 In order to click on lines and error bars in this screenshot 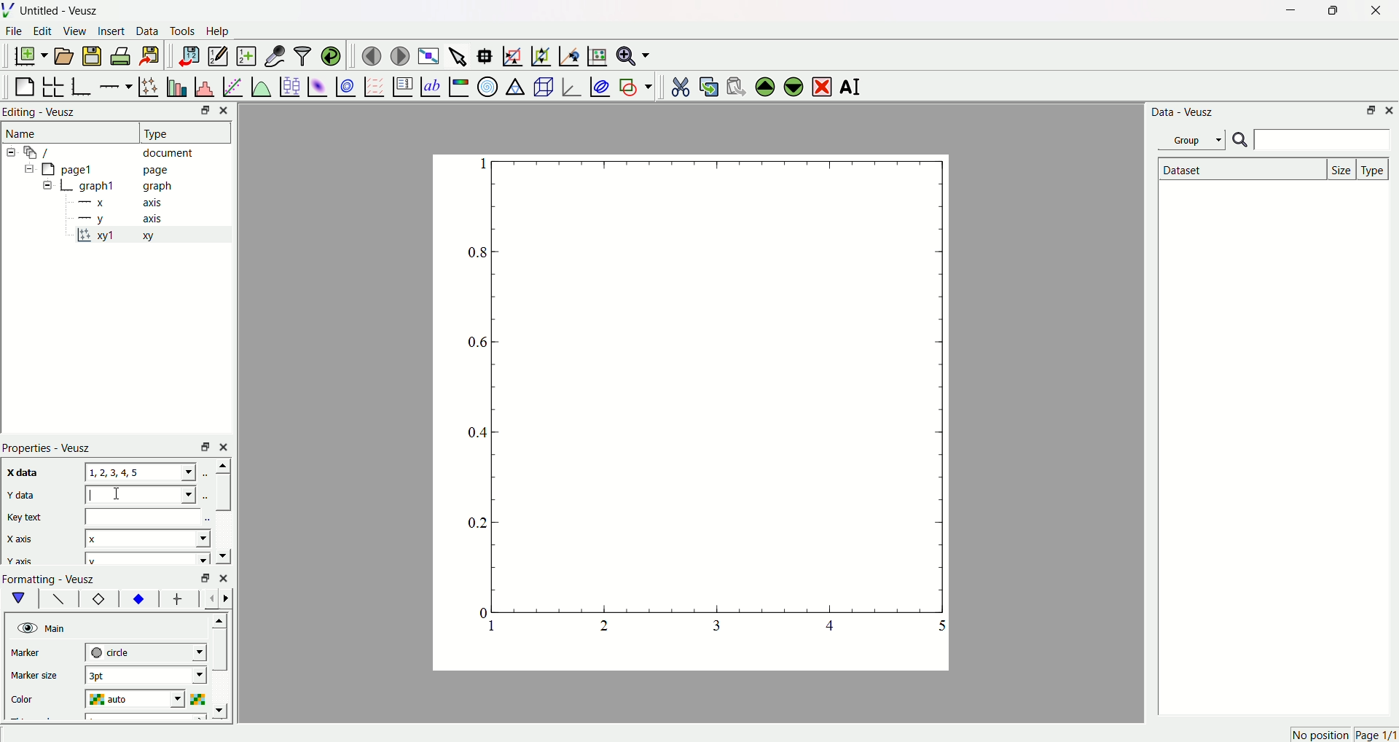, I will do `click(148, 85)`.